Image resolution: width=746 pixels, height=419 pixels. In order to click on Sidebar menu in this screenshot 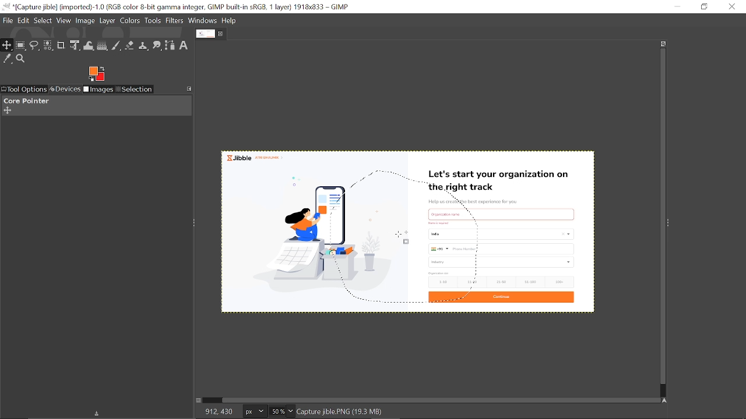, I will do `click(671, 222)`.